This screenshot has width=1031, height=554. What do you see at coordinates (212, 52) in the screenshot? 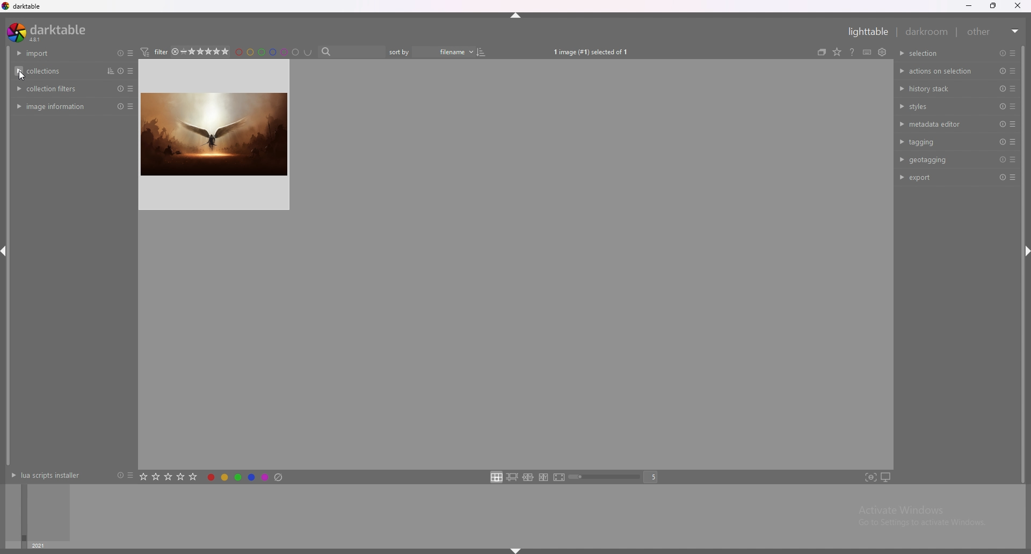
I see `star rating` at bounding box center [212, 52].